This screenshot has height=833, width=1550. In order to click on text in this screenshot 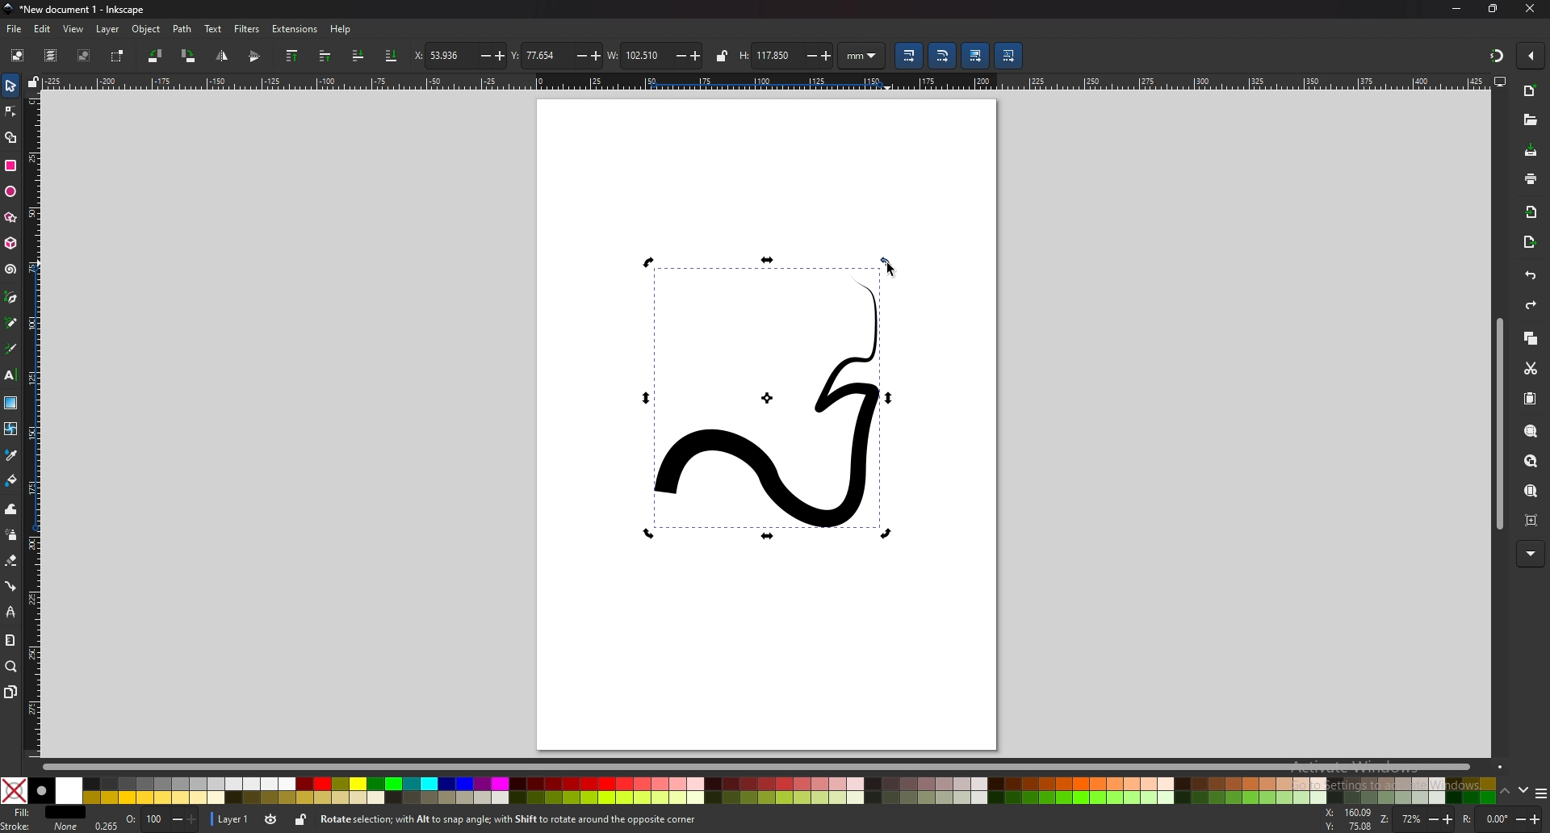, I will do `click(213, 29)`.